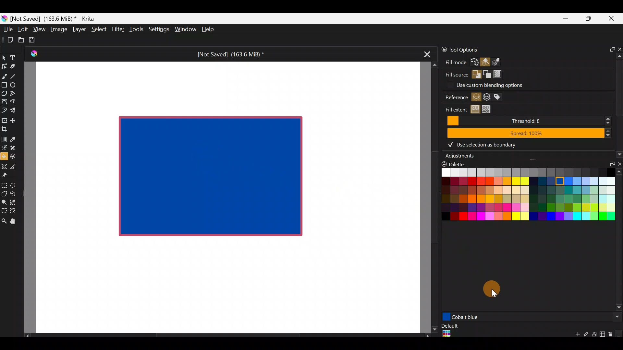 The width and height of the screenshot is (623, 350). Describe the element at coordinates (34, 40) in the screenshot. I see `Save` at that location.